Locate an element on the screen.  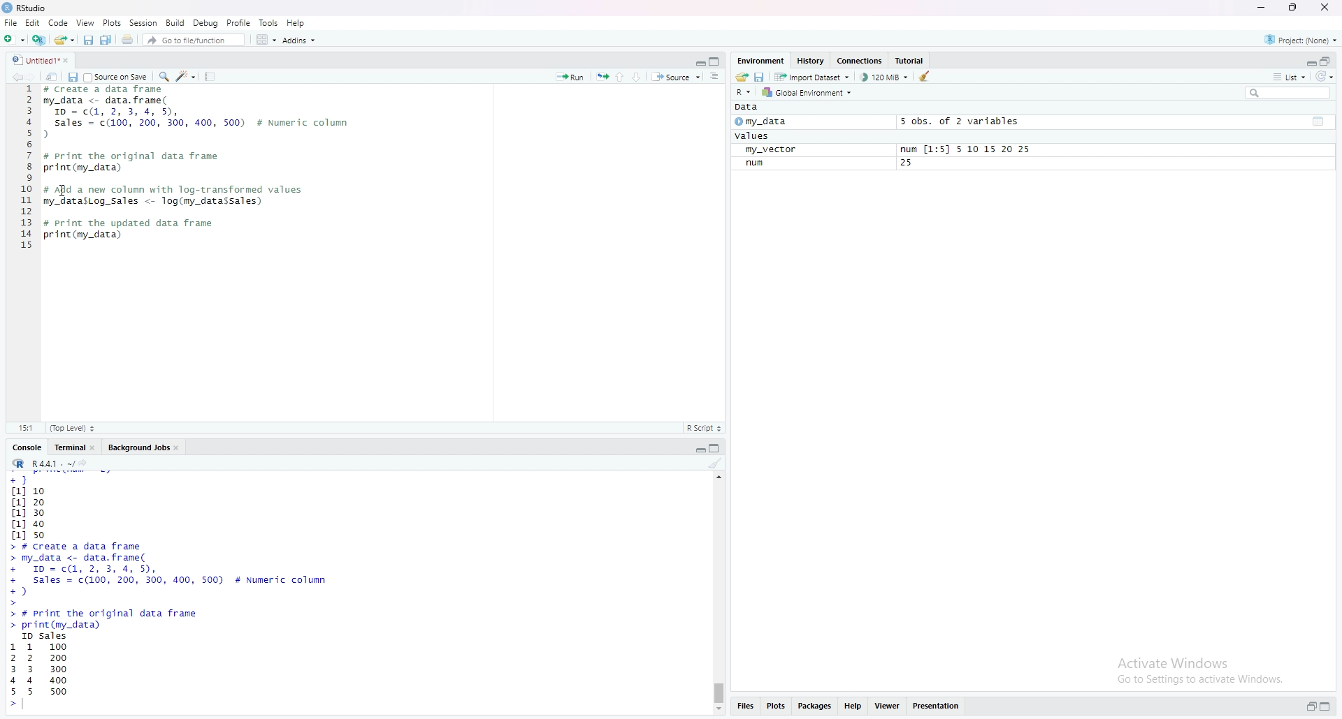
typing cursor is located at coordinates (31, 706).